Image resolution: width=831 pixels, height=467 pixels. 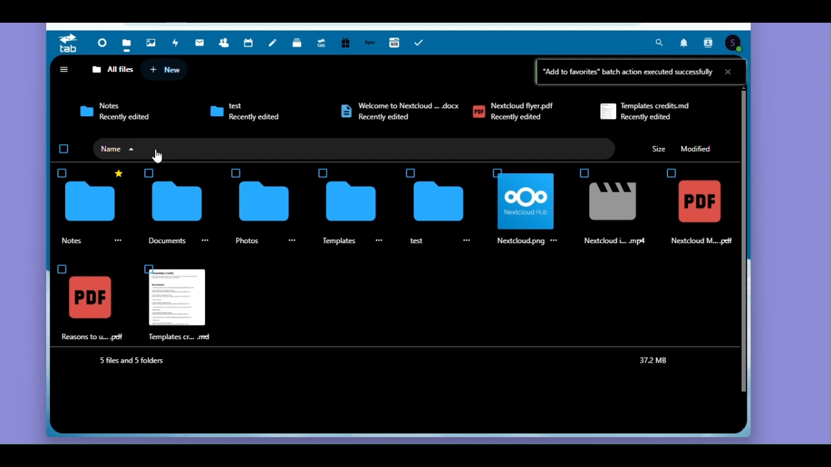 What do you see at coordinates (82, 241) in the screenshot?
I see `Notes` at bounding box center [82, 241].